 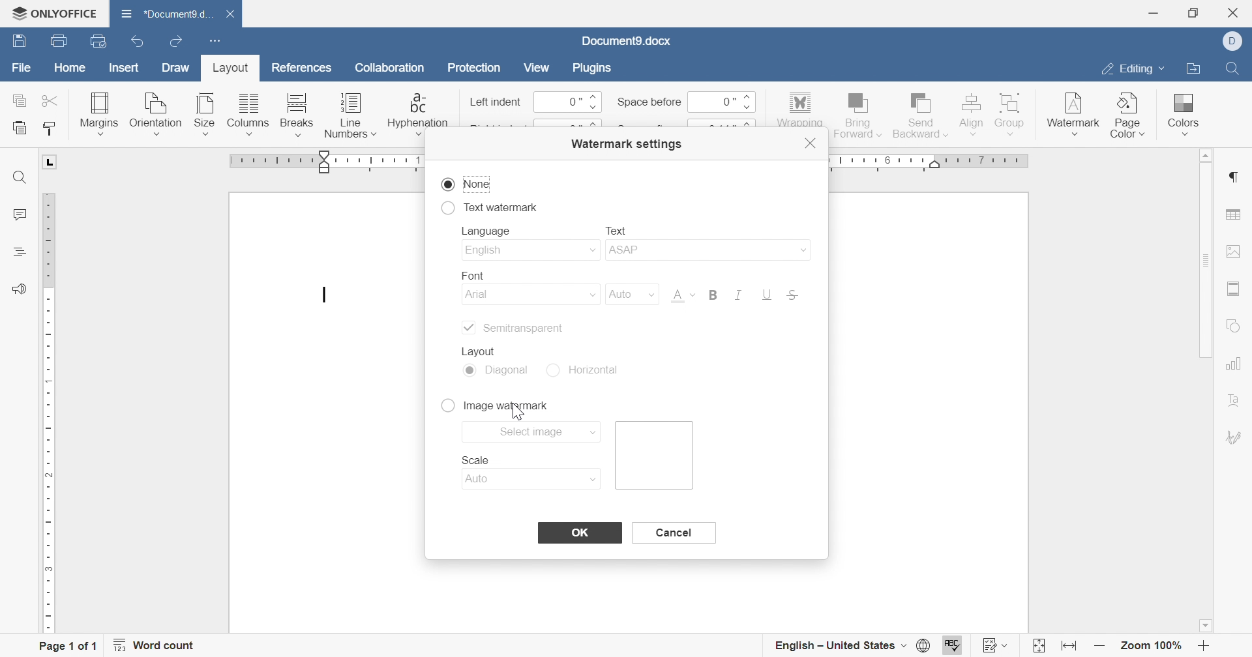 I want to click on paste, so click(x=20, y=128).